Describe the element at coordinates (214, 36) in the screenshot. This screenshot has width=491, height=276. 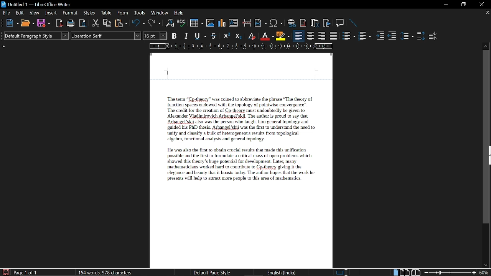
I see `Strike through` at that location.